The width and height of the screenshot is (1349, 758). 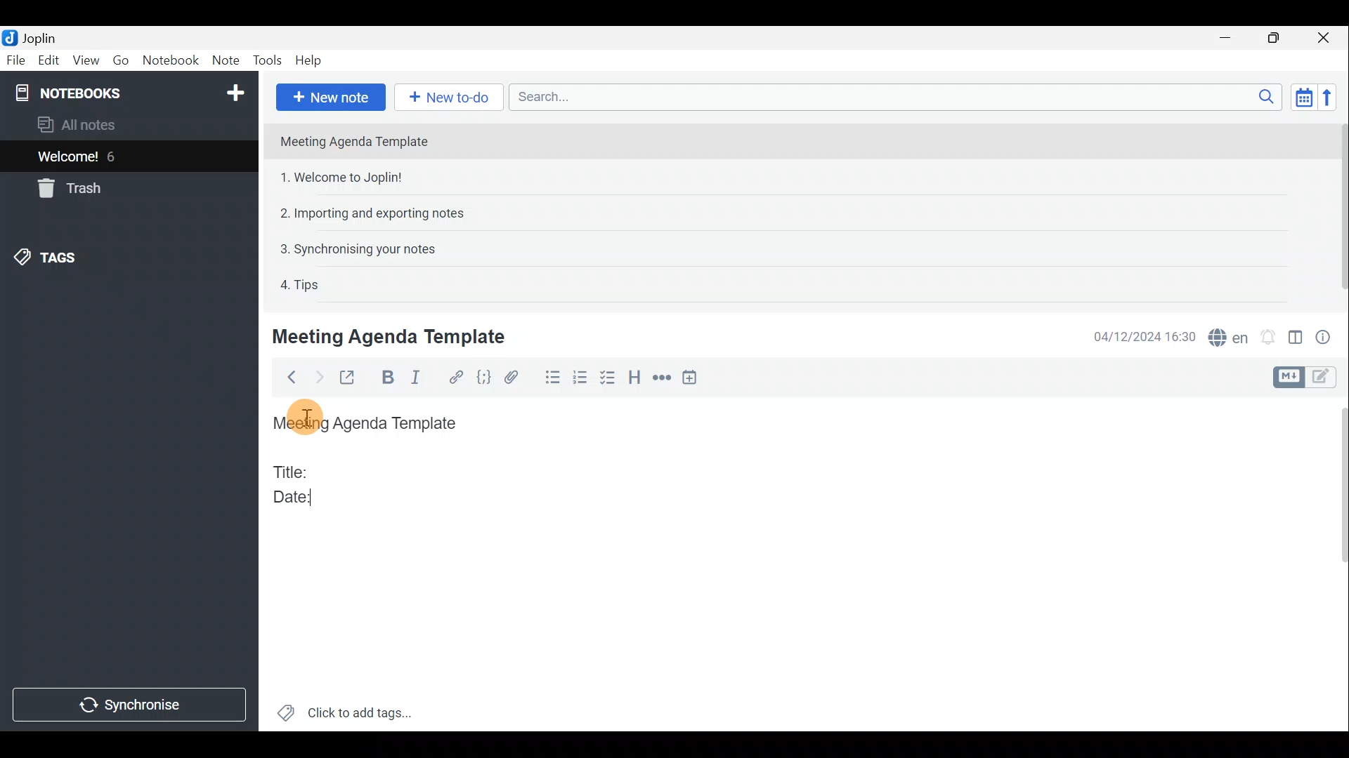 I want to click on 04/12/2024 16:30, so click(x=1138, y=335).